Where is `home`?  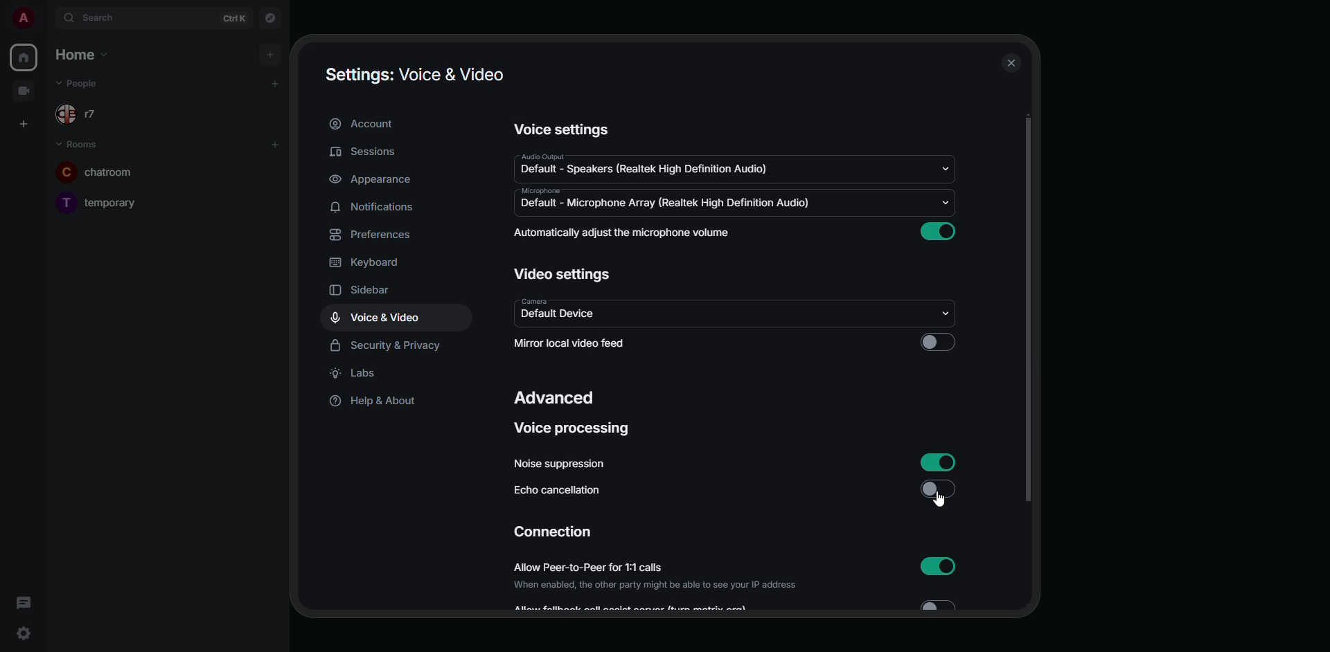 home is located at coordinates (79, 53).